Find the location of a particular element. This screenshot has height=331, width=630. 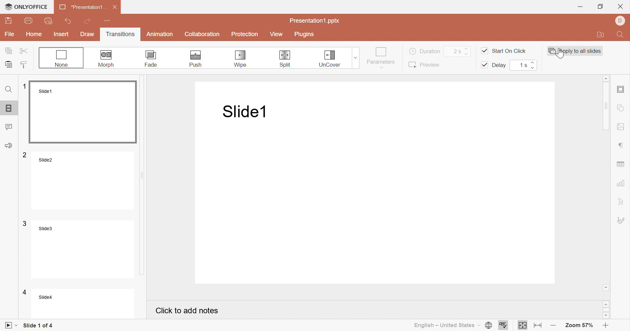

Increase duration is located at coordinates (467, 47).